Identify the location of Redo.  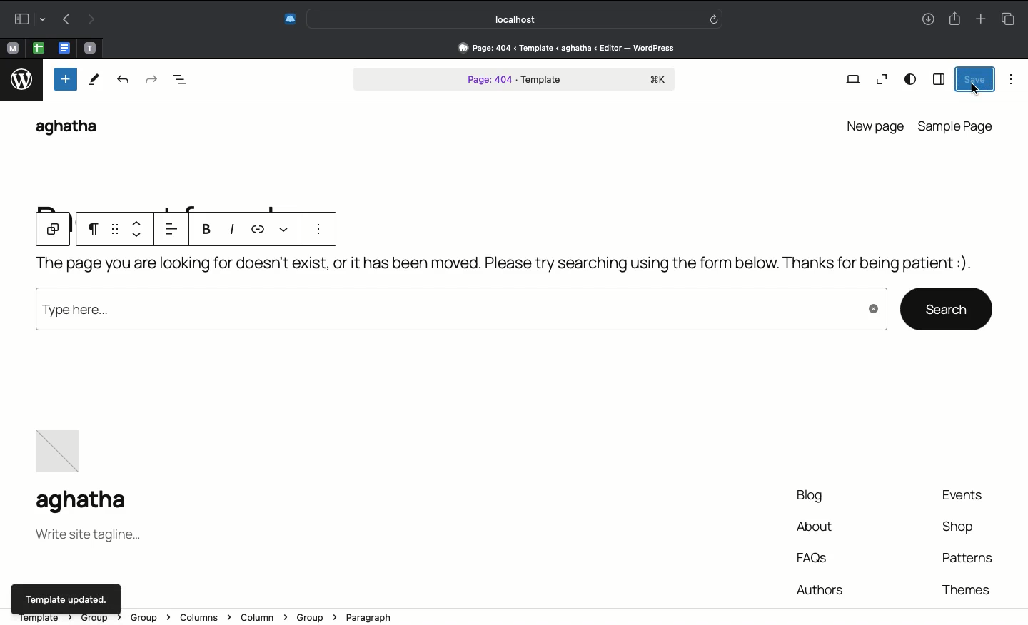
(151, 81).